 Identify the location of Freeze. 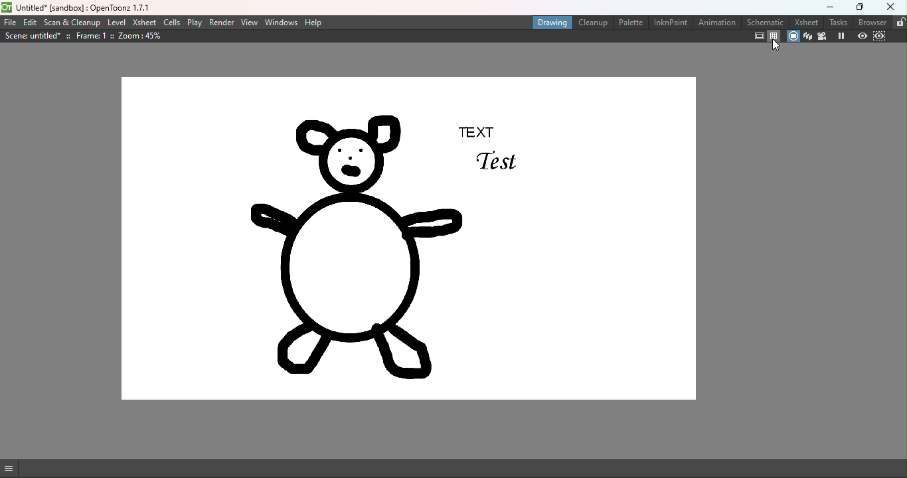
(839, 36).